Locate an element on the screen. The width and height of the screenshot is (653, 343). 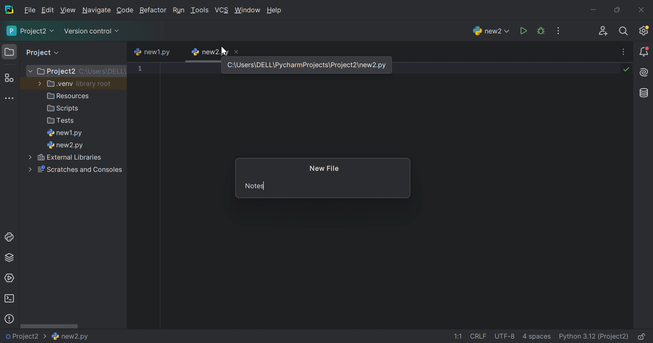
Resources is located at coordinates (70, 96).